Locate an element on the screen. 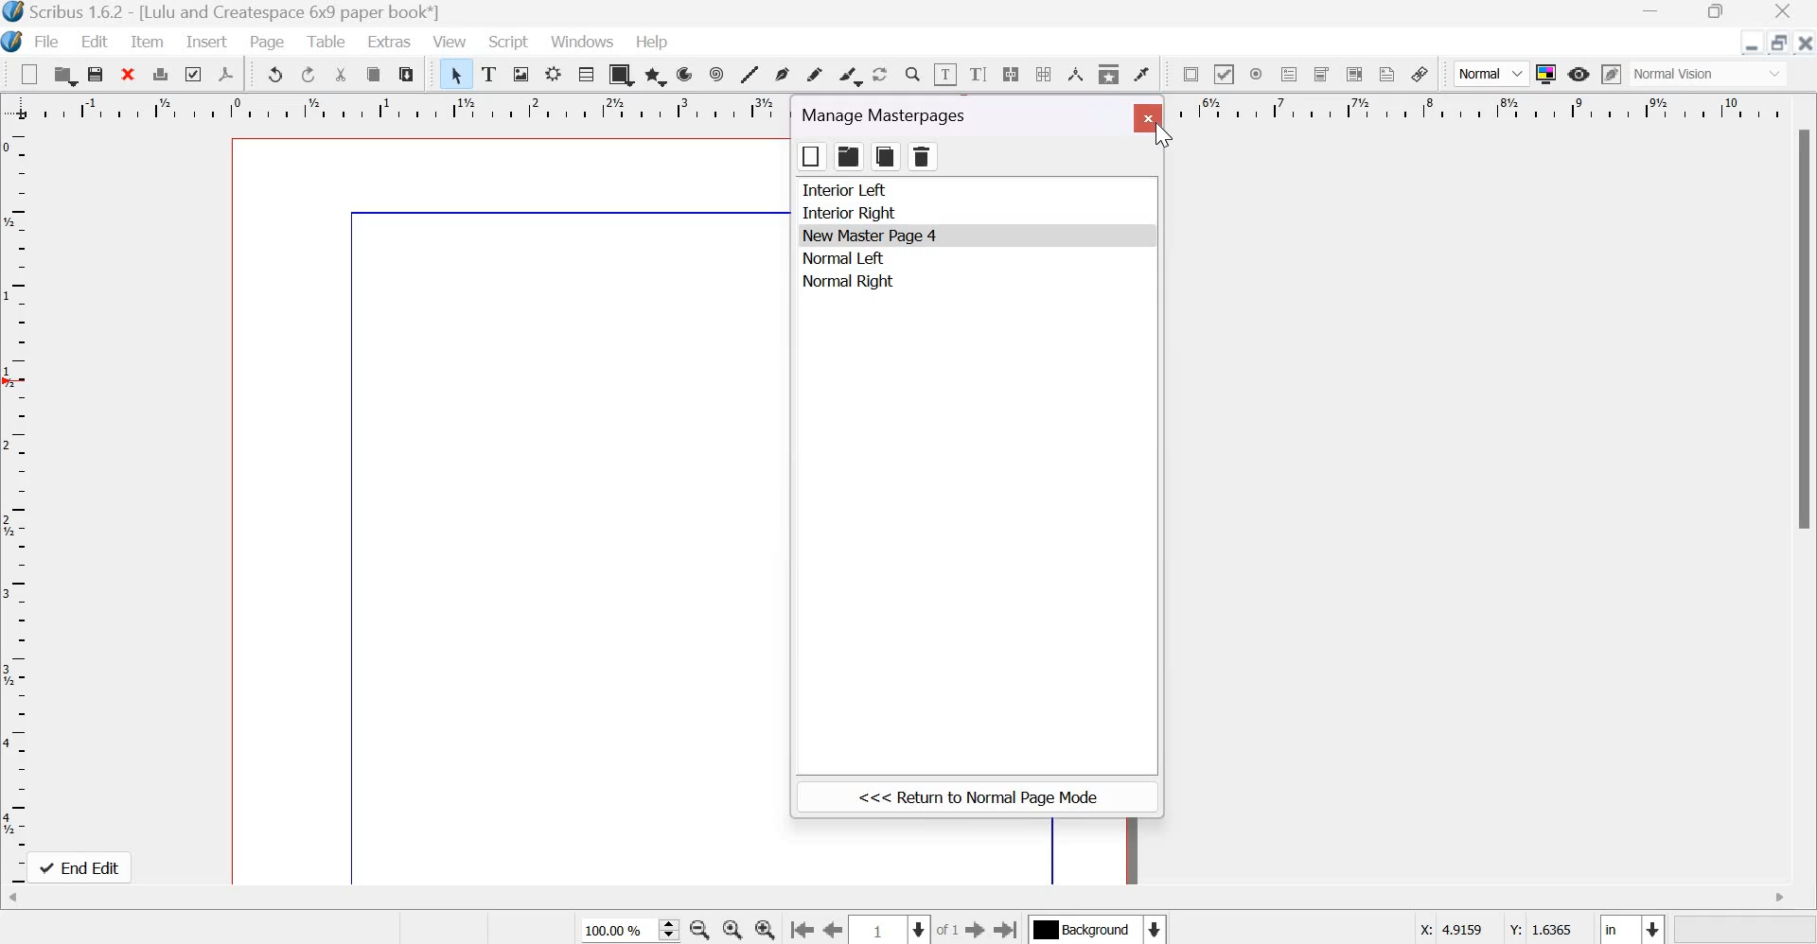 The image size is (1817, 944). Freehand line is located at coordinates (814, 74).